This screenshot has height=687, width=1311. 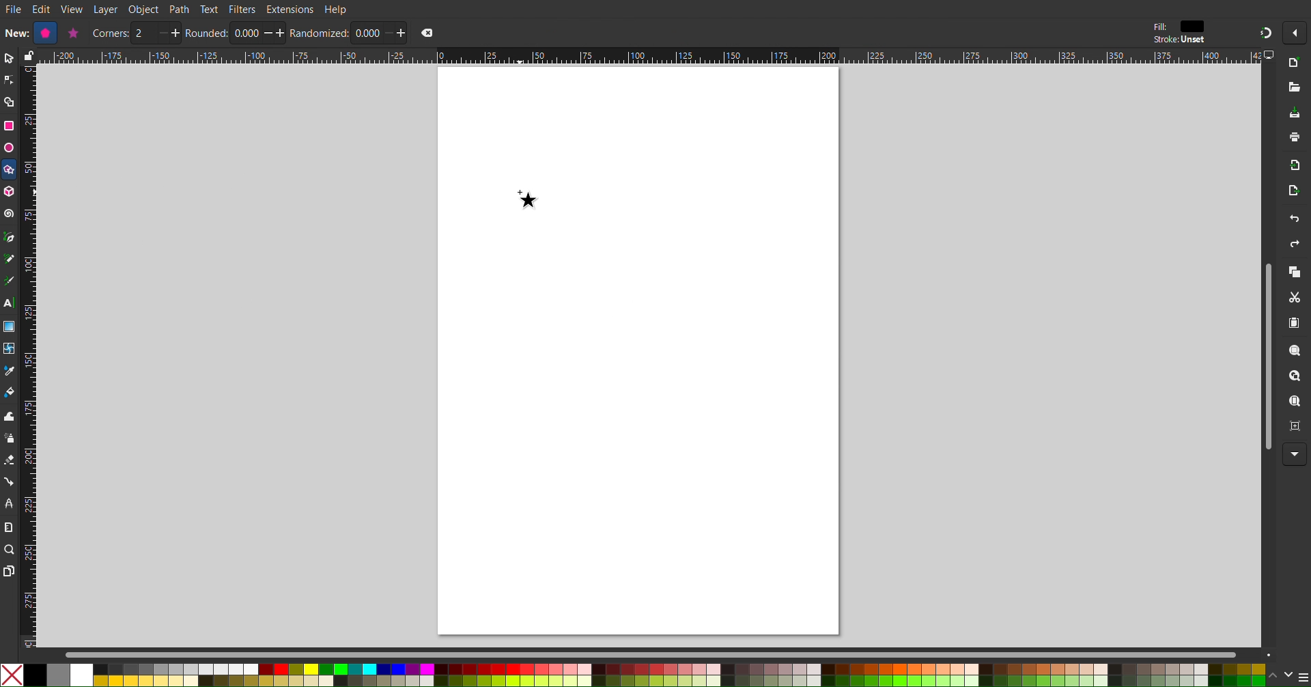 I want to click on Cursor, so click(x=527, y=197).